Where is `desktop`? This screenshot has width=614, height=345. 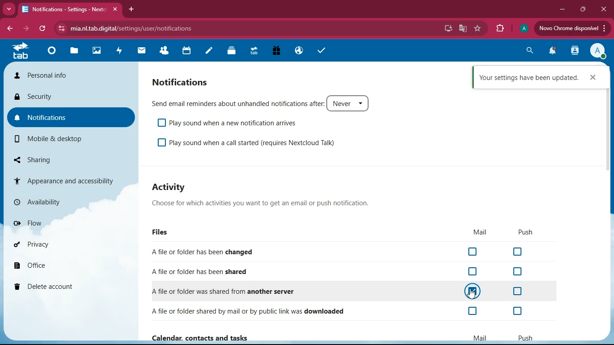
desktop is located at coordinates (446, 29).